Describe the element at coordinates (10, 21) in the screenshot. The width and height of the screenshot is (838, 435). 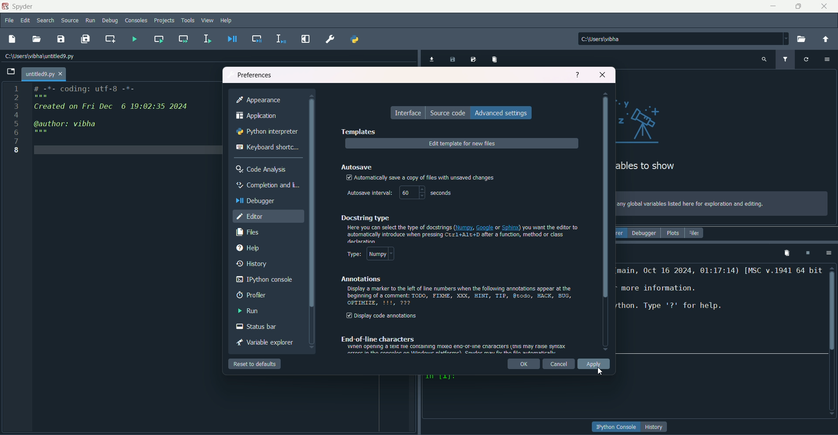
I see `file` at that location.